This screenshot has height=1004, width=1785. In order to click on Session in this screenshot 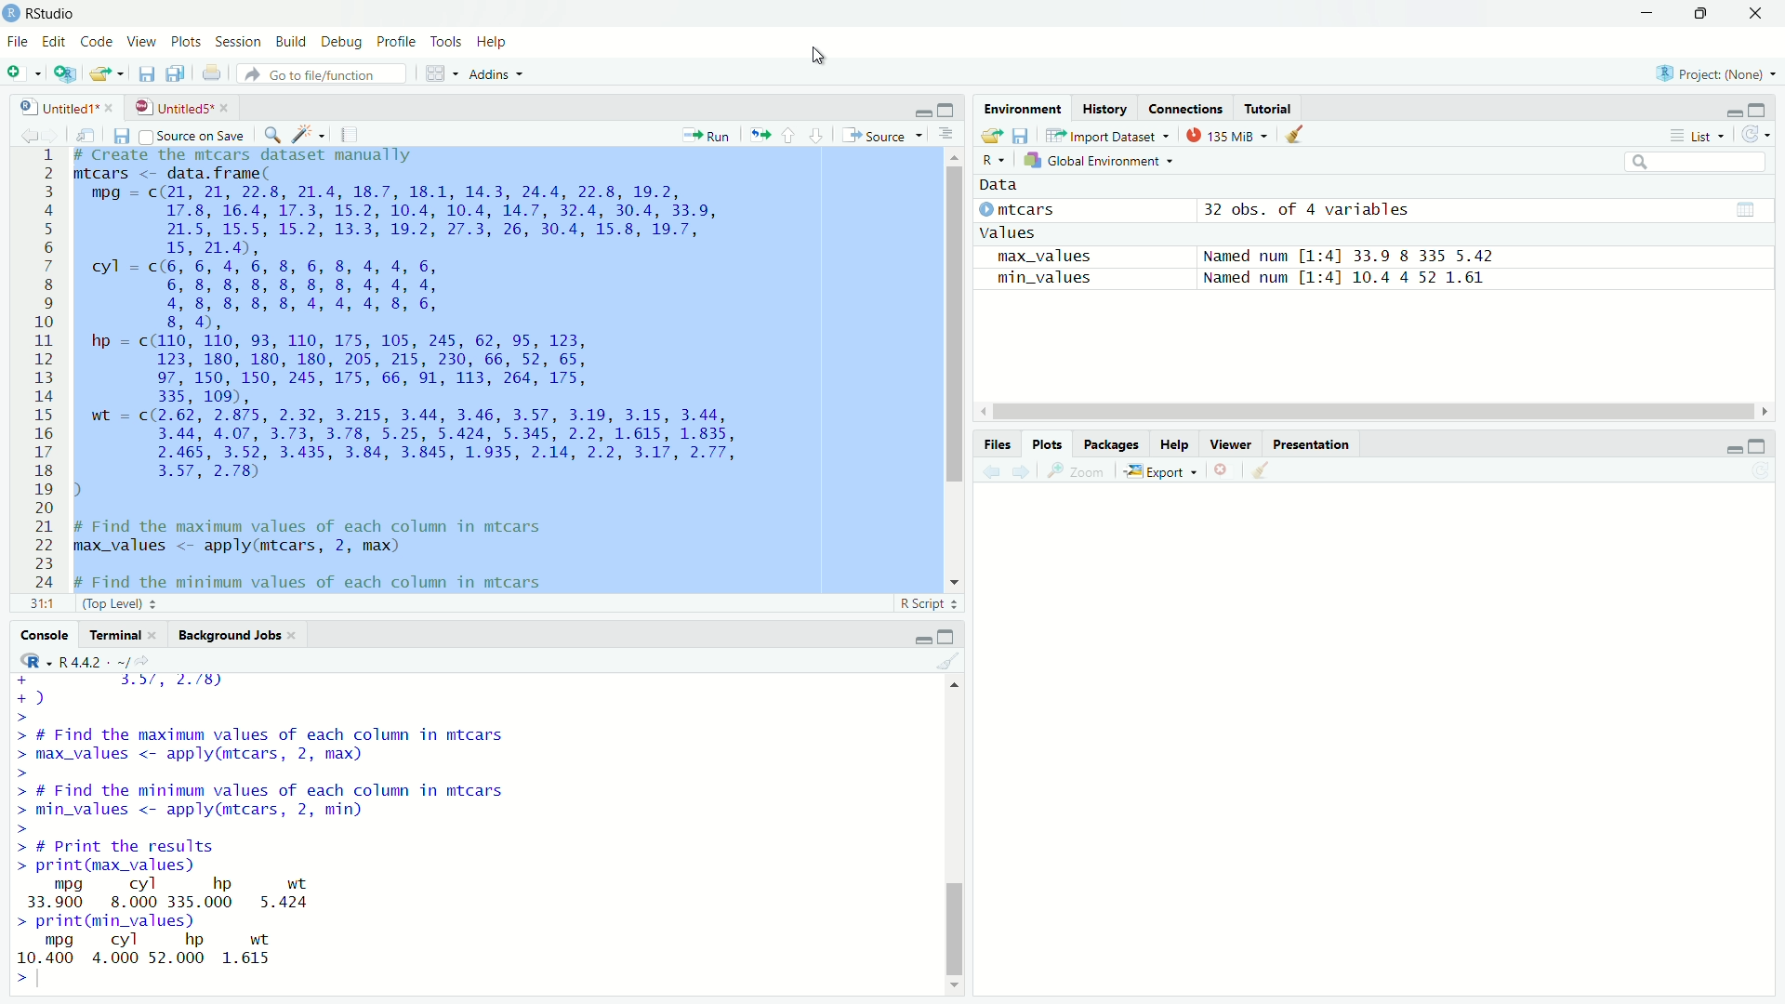, I will do `click(239, 41)`.